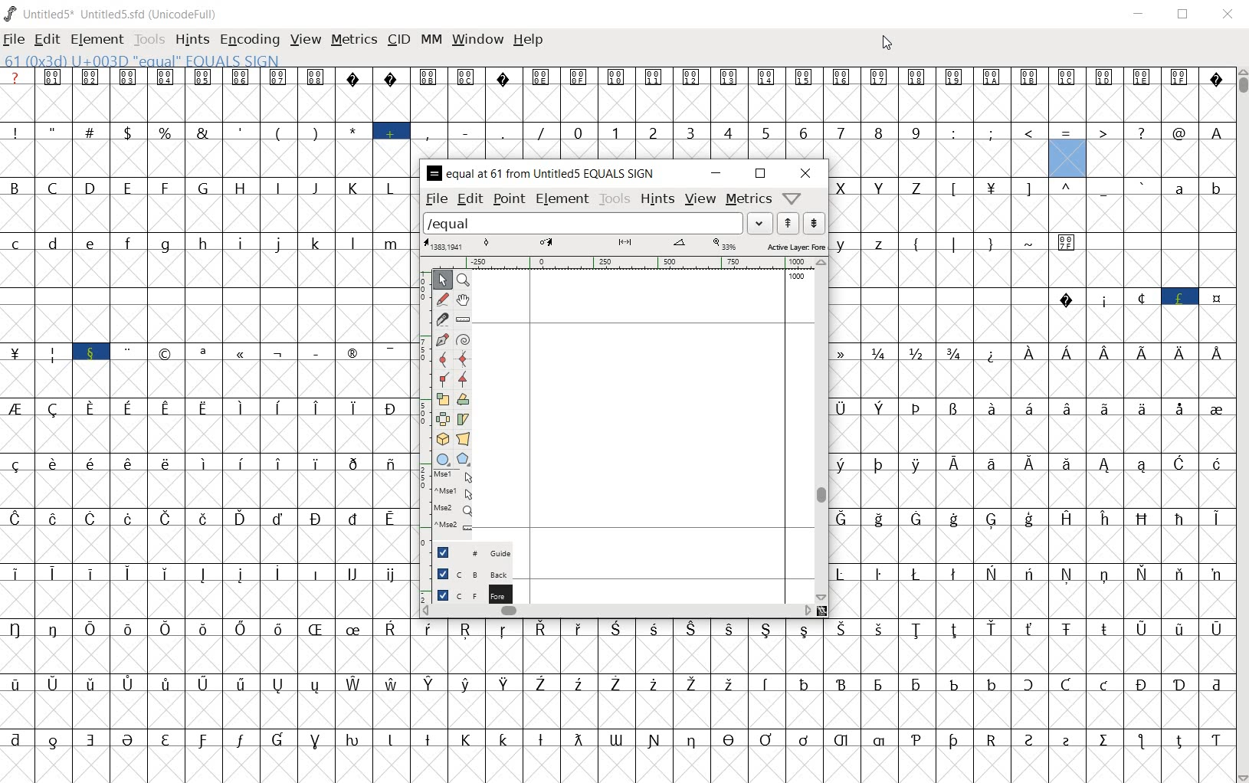 This screenshot has width=1249, height=783. Describe the element at coordinates (824, 699) in the screenshot. I see `glyph characters` at that location.